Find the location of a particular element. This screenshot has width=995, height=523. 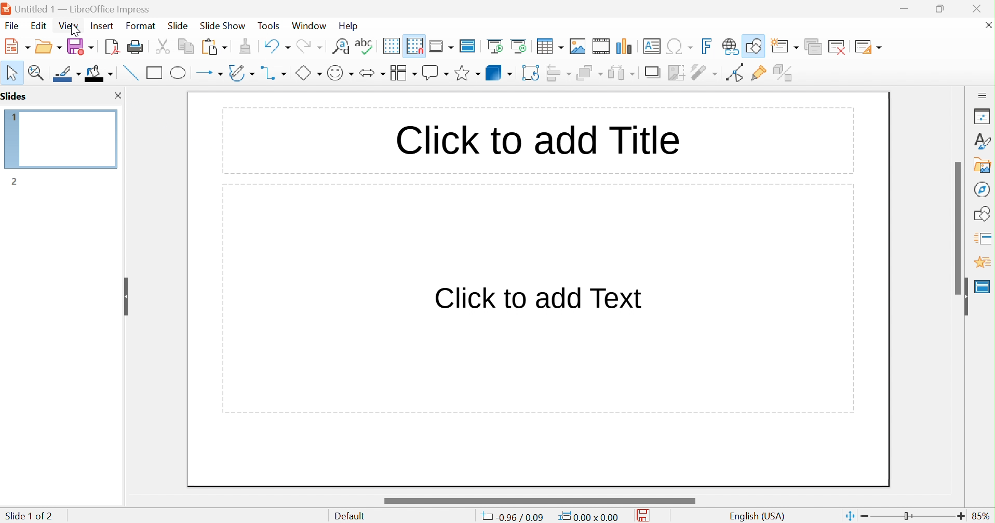

click to add title is located at coordinates (537, 138).